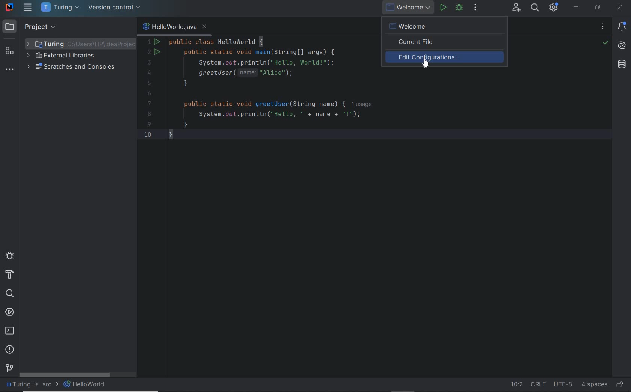 This screenshot has height=392, width=631. Describe the element at coordinates (10, 330) in the screenshot. I see `terminal` at that location.